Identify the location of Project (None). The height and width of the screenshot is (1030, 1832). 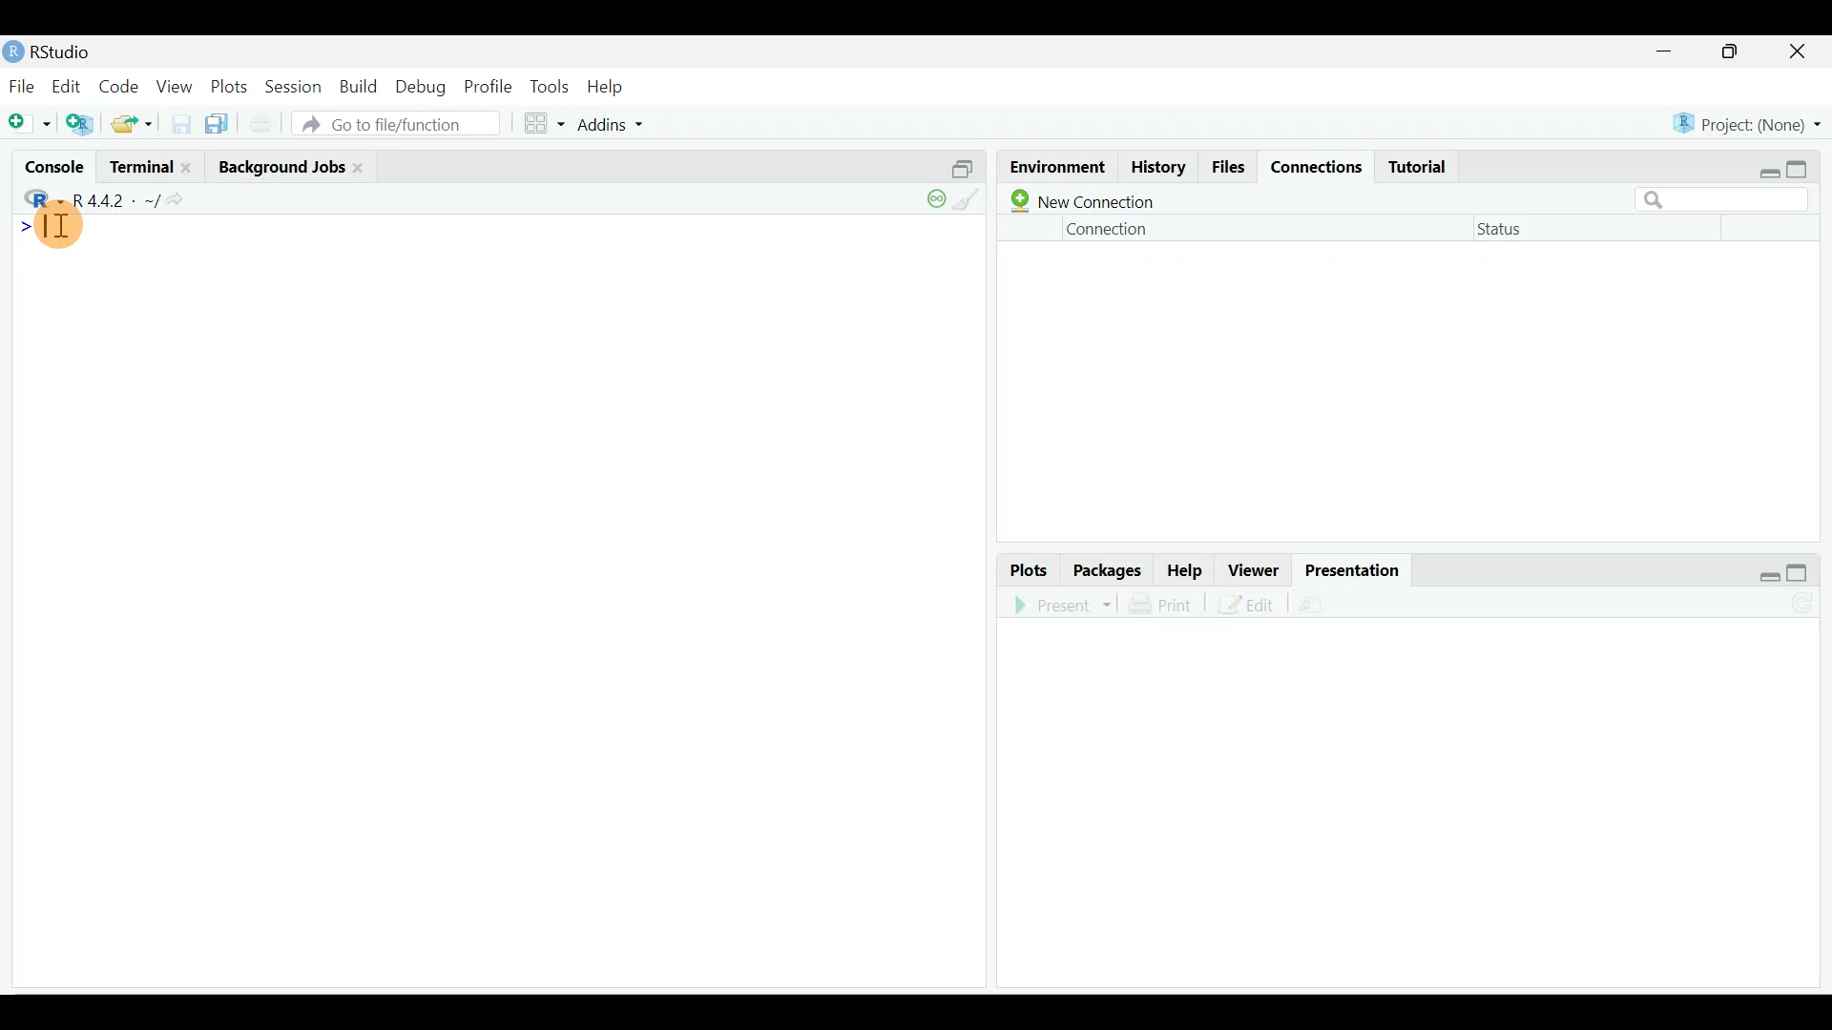
(1748, 117).